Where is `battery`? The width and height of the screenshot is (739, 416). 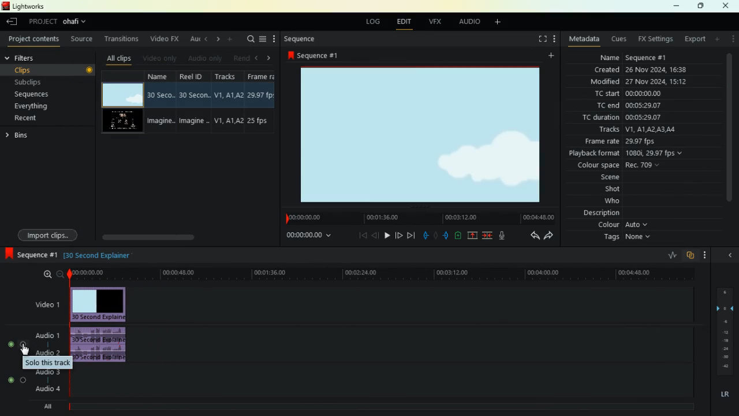 battery is located at coordinates (458, 236).